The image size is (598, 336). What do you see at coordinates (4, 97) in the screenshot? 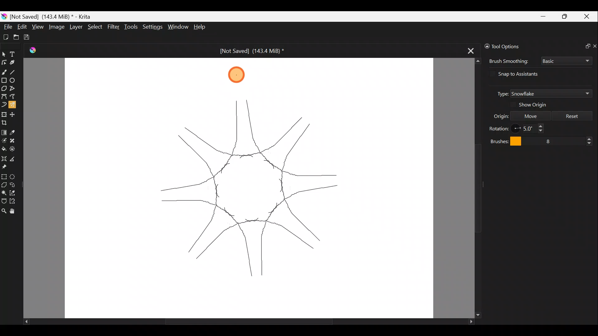
I see `Bezier curve tool` at bounding box center [4, 97].